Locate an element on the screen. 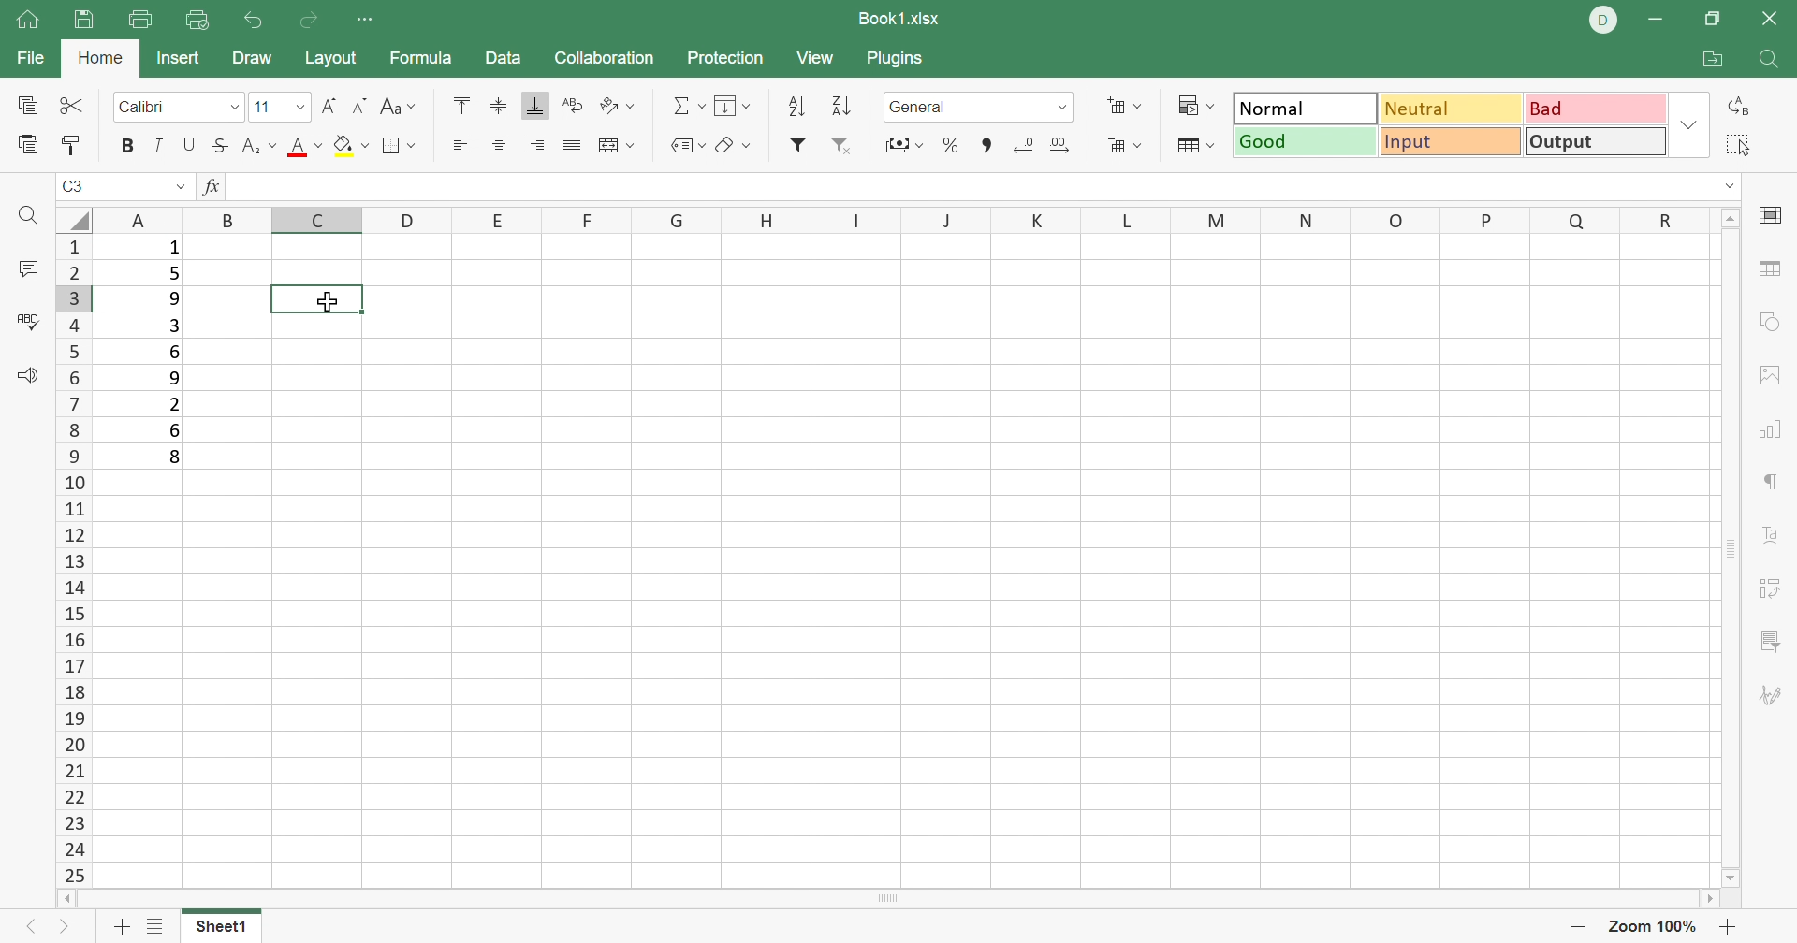 Image resolution: width=1797 pixels, height=943 pixels. 9 is located at coordinates (173, 376).